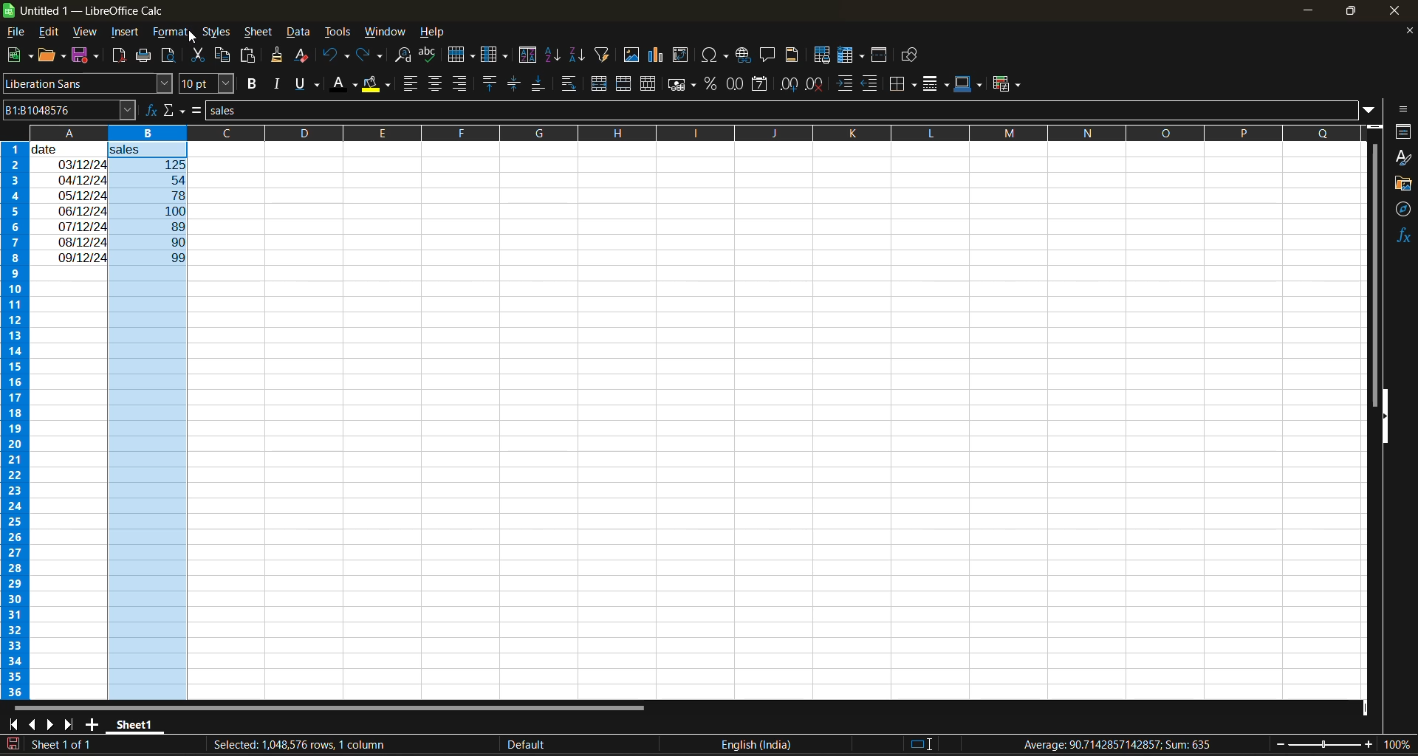 Image resolution: width=1418 pixels, height=756 pixels. What do you see at coordinates (1374, 111) in the screenshot?
I see `expand formula bar` at bounding box center [1374, 111].